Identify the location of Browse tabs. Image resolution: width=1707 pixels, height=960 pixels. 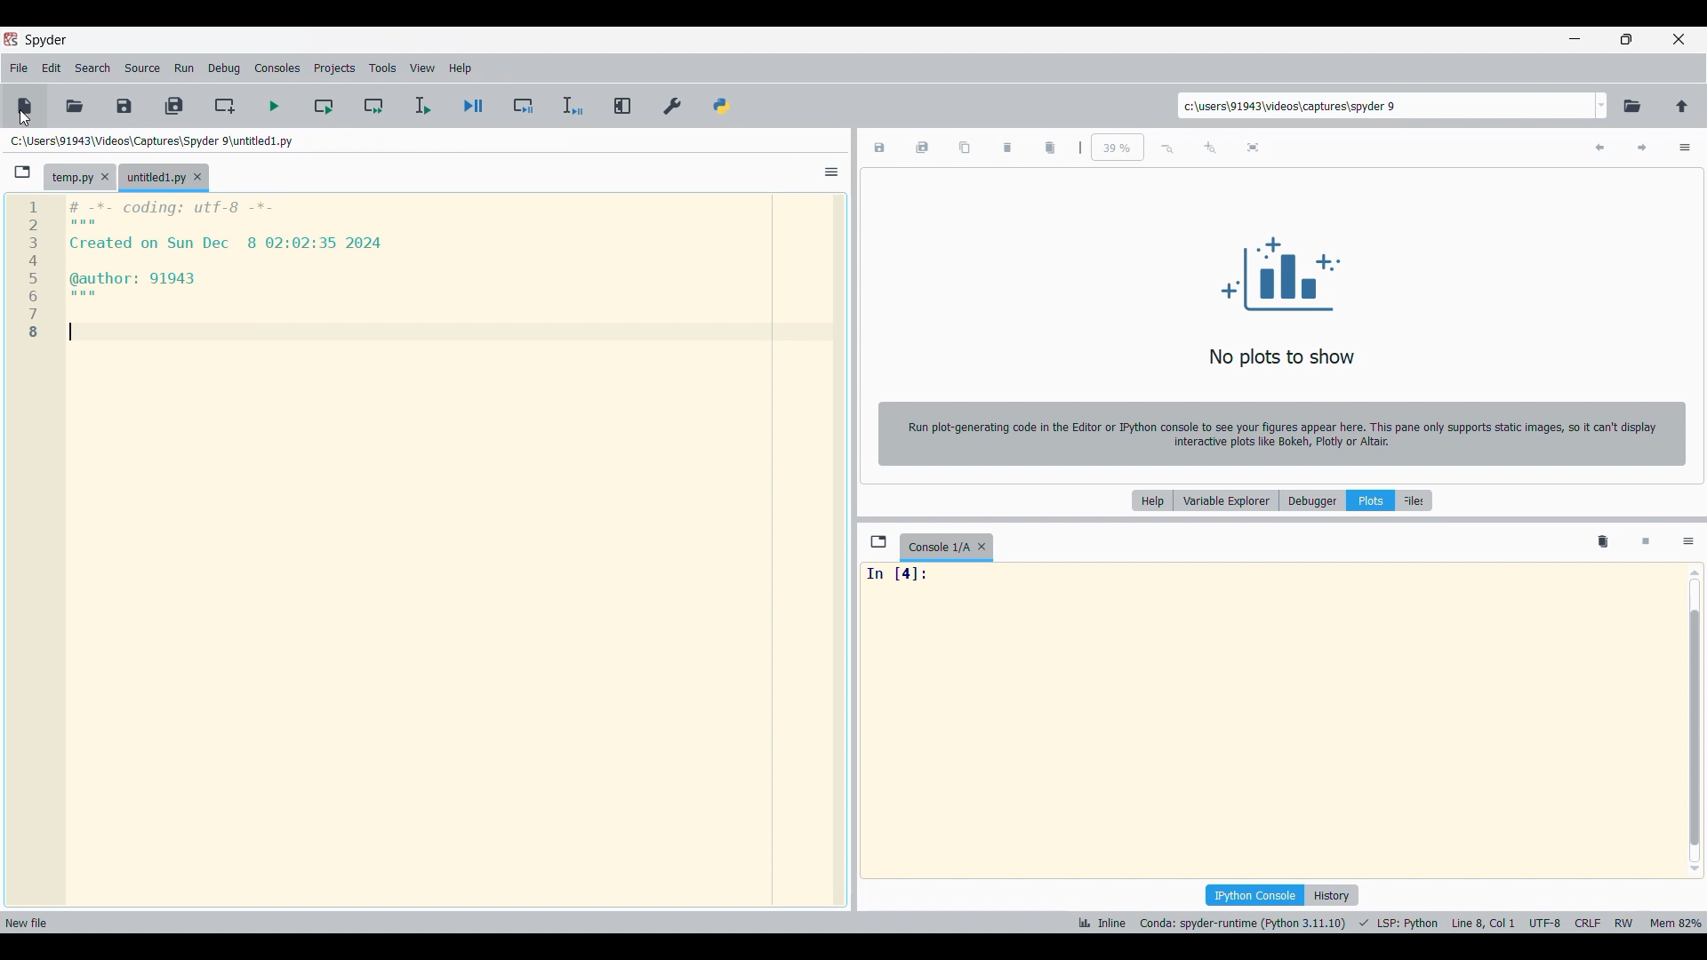
(878, 541).